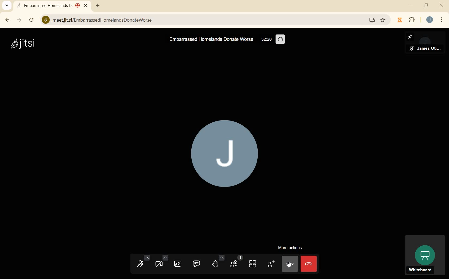  I want to click on close, so click(442, 6).